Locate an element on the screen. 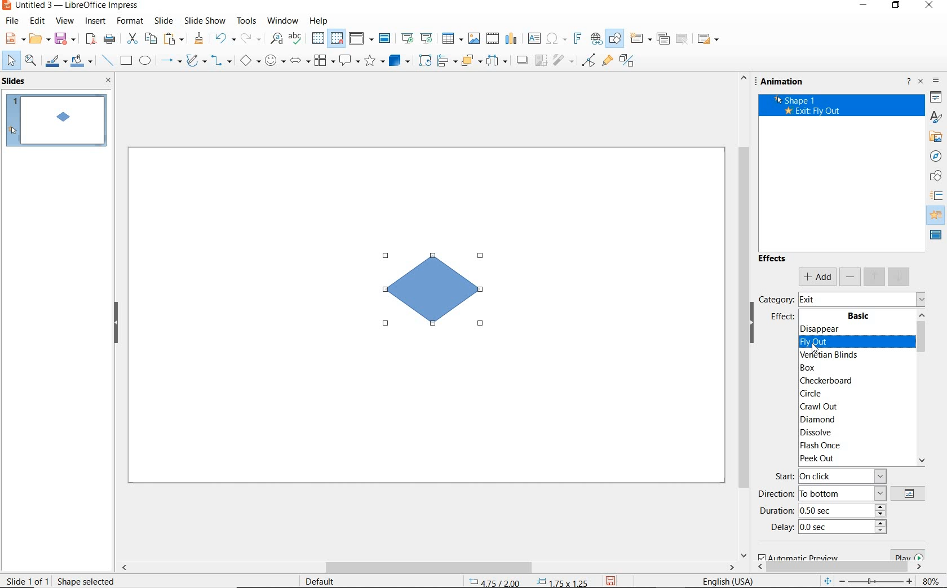  shape 1 - Exit: Fly Out is located at coordinates (812, 108).